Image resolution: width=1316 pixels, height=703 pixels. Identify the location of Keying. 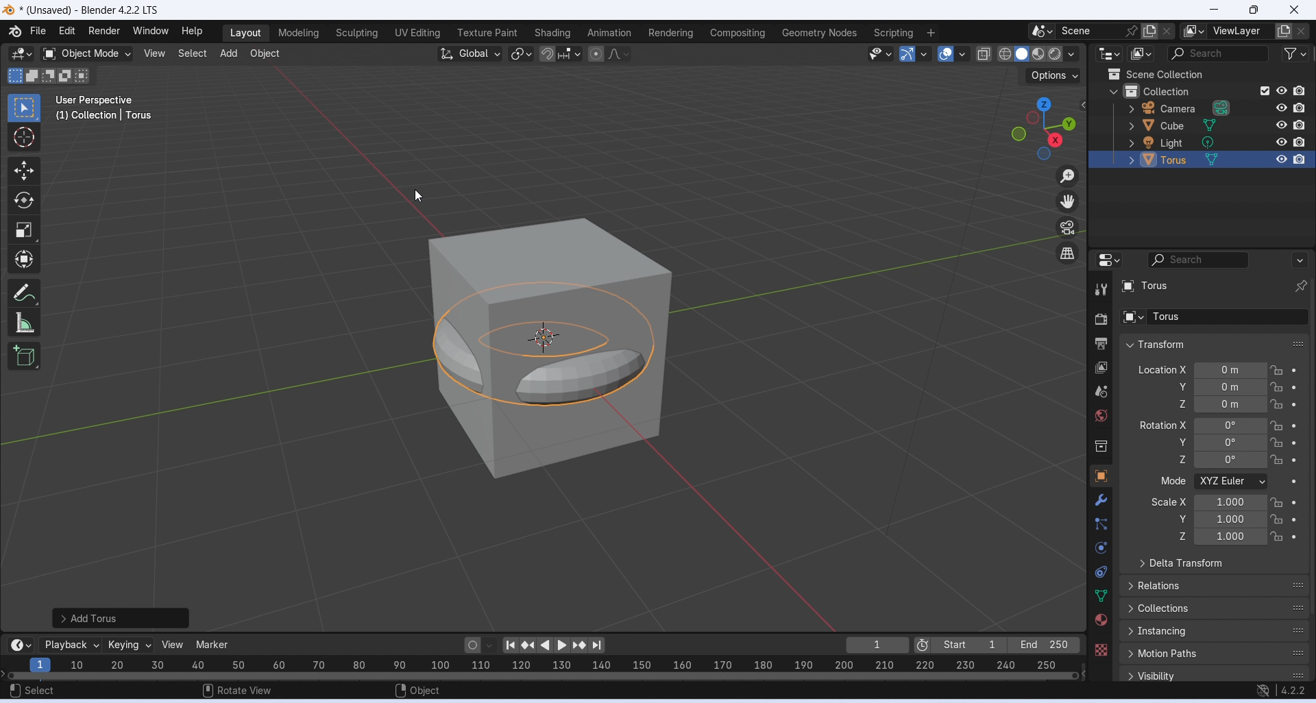
(127, 644).